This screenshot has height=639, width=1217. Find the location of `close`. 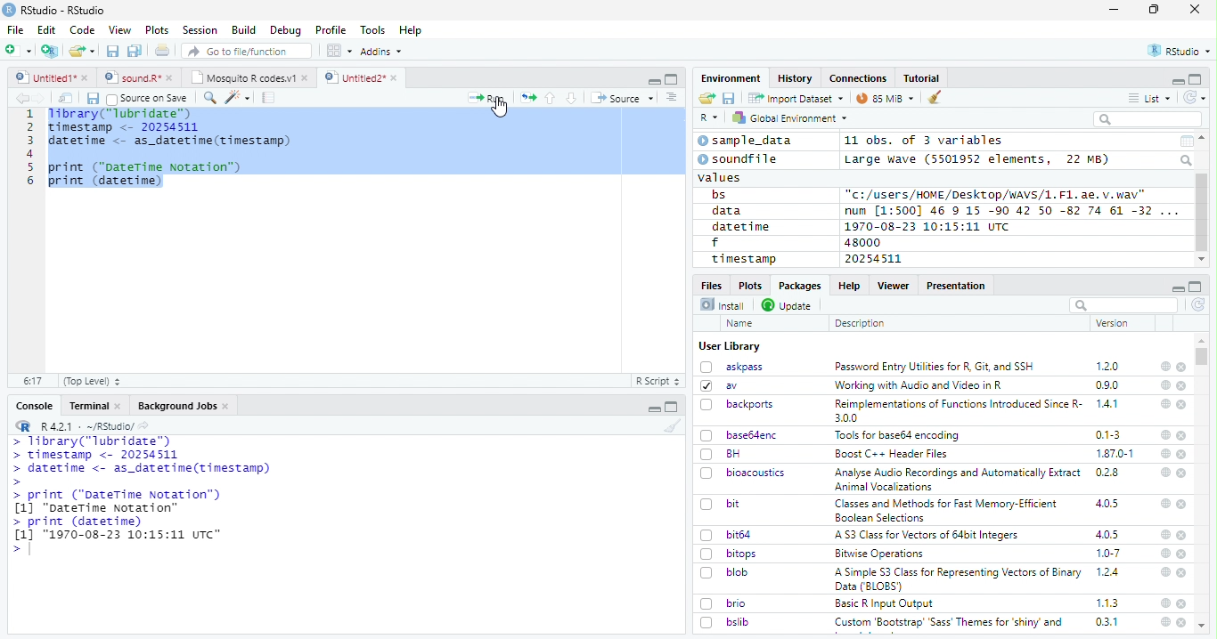

close is located at coordinates (1181, 622).